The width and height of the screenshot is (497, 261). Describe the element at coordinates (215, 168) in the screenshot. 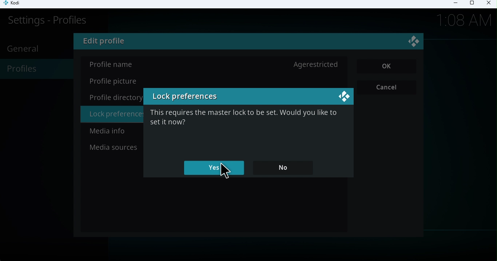

I see `Yes` at that location.